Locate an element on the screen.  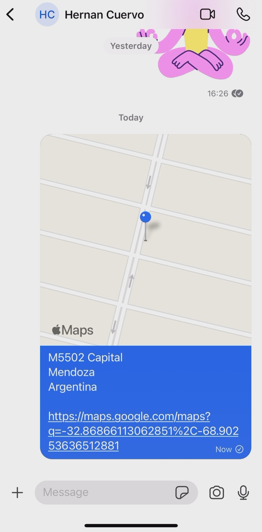
call is located at coordinates (244, 15).